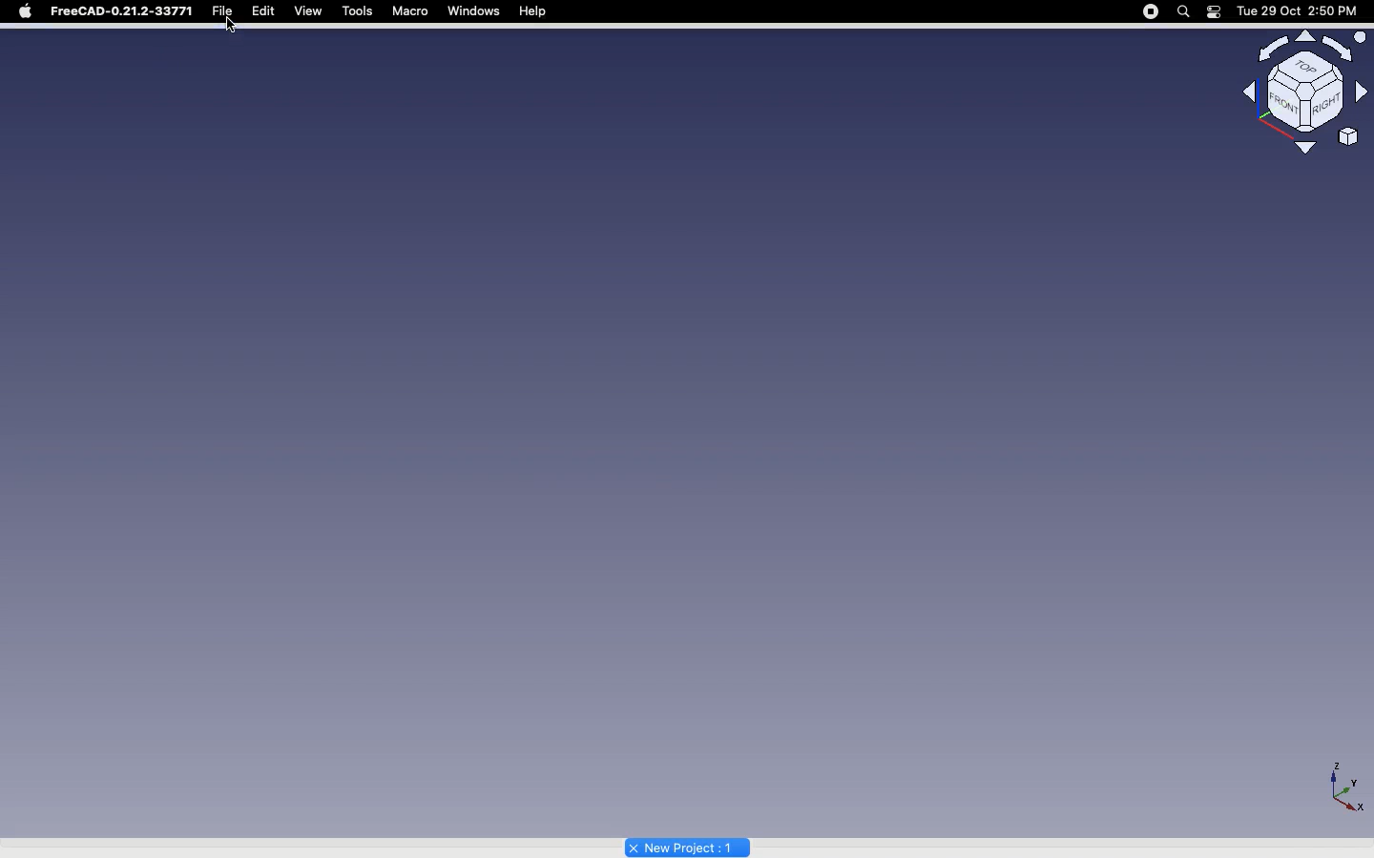 The width and height of the screenshot is (1374, 858). Describe the element at coordinates (1214, 12) in the screenshot. I see `Notification` at that location.